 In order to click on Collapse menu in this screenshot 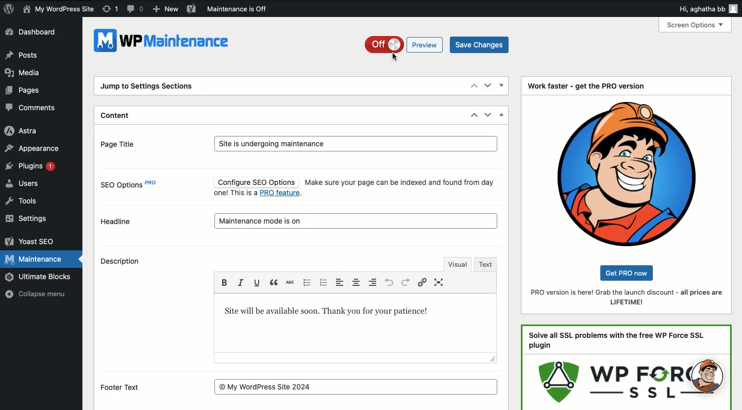, I will do `click(35, 294)`.